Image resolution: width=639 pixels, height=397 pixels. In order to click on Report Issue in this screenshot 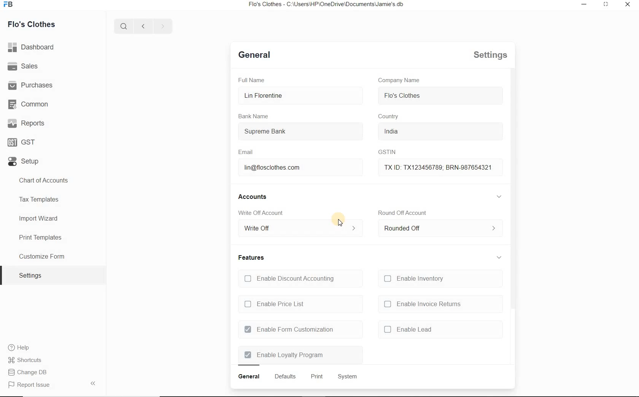, I will do `click(31, 373)`.